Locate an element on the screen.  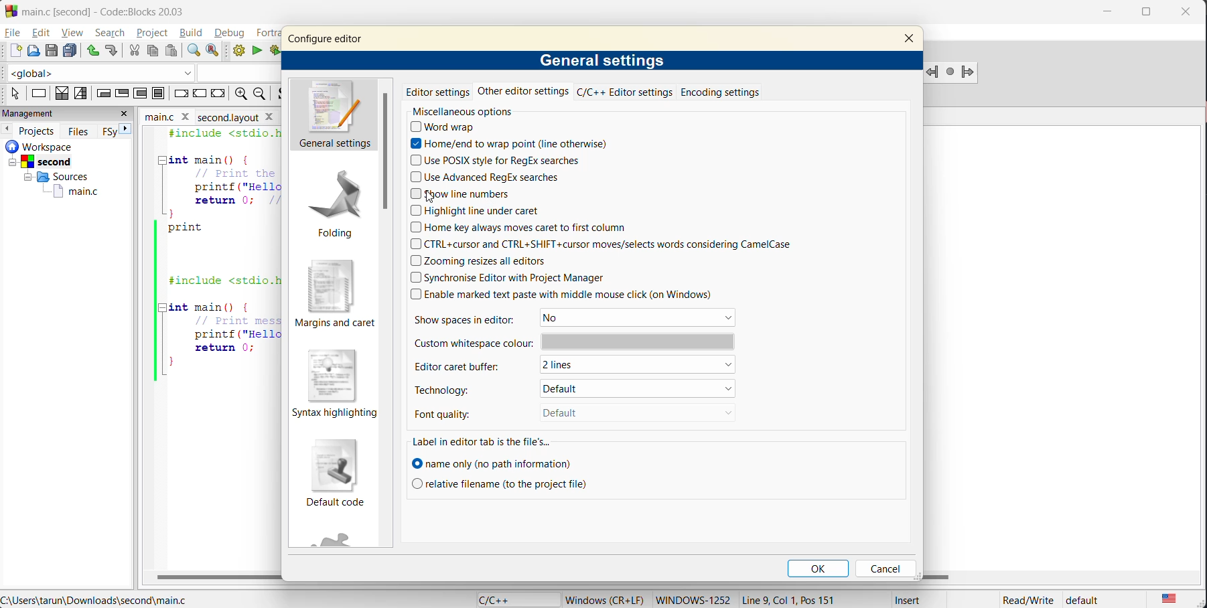
general settings is located at coordinates (332, 118).